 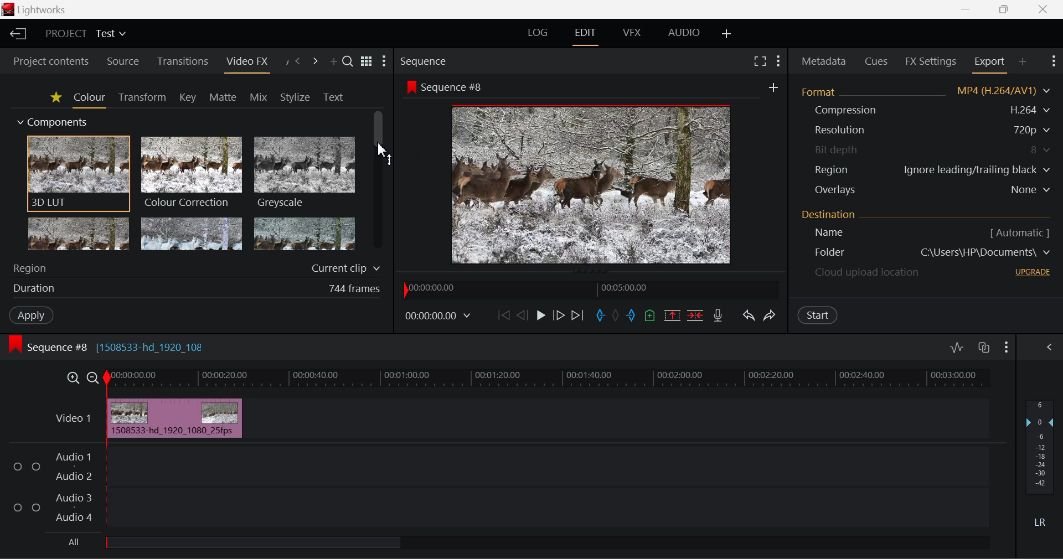 What do you see at coordinates (931, 61) in the screenshot?
I see `FX Settings` at bounding box center [931, 61].